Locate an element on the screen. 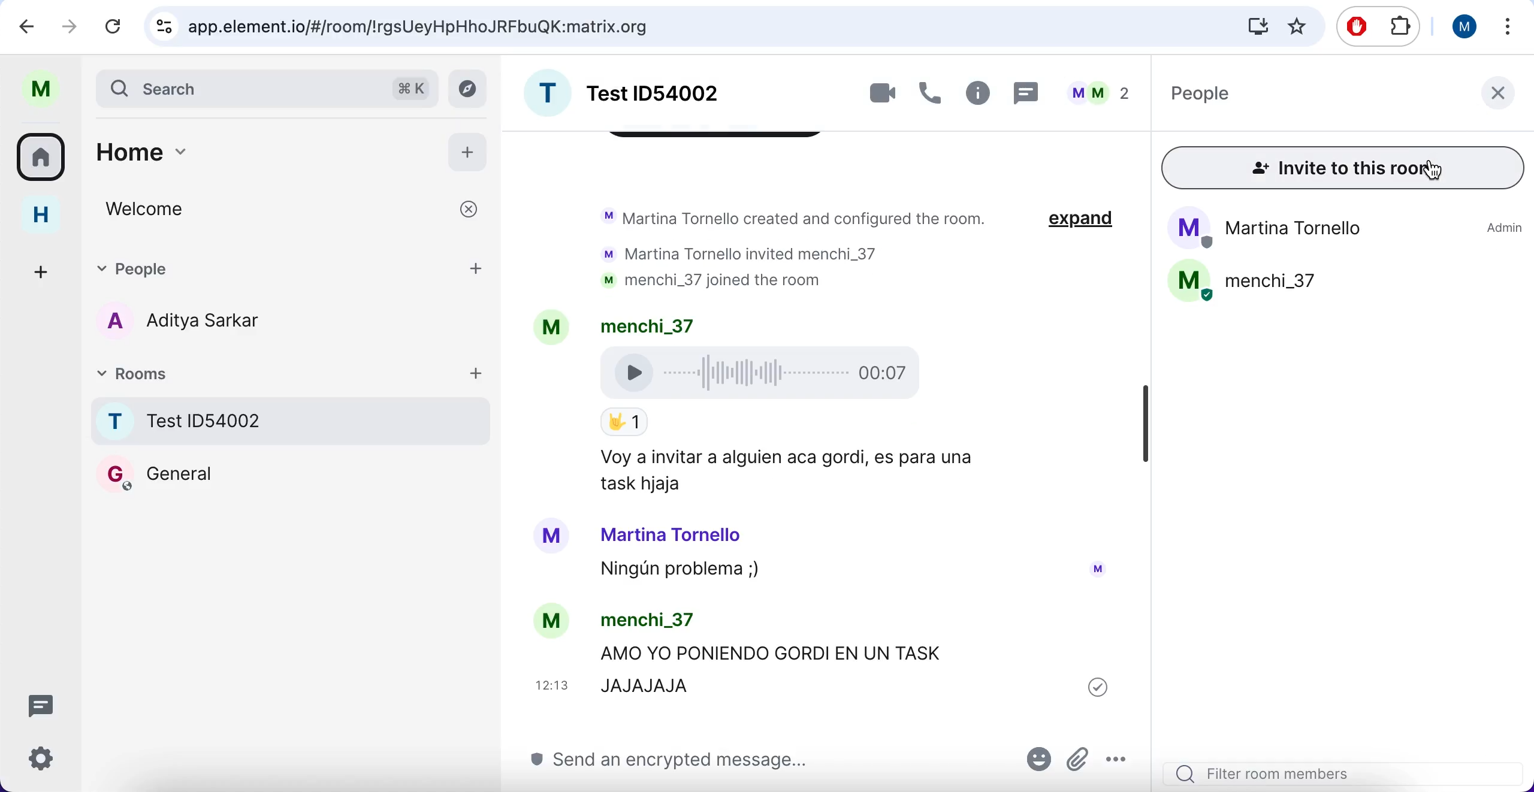  members is located at coordinates (1104, 92).